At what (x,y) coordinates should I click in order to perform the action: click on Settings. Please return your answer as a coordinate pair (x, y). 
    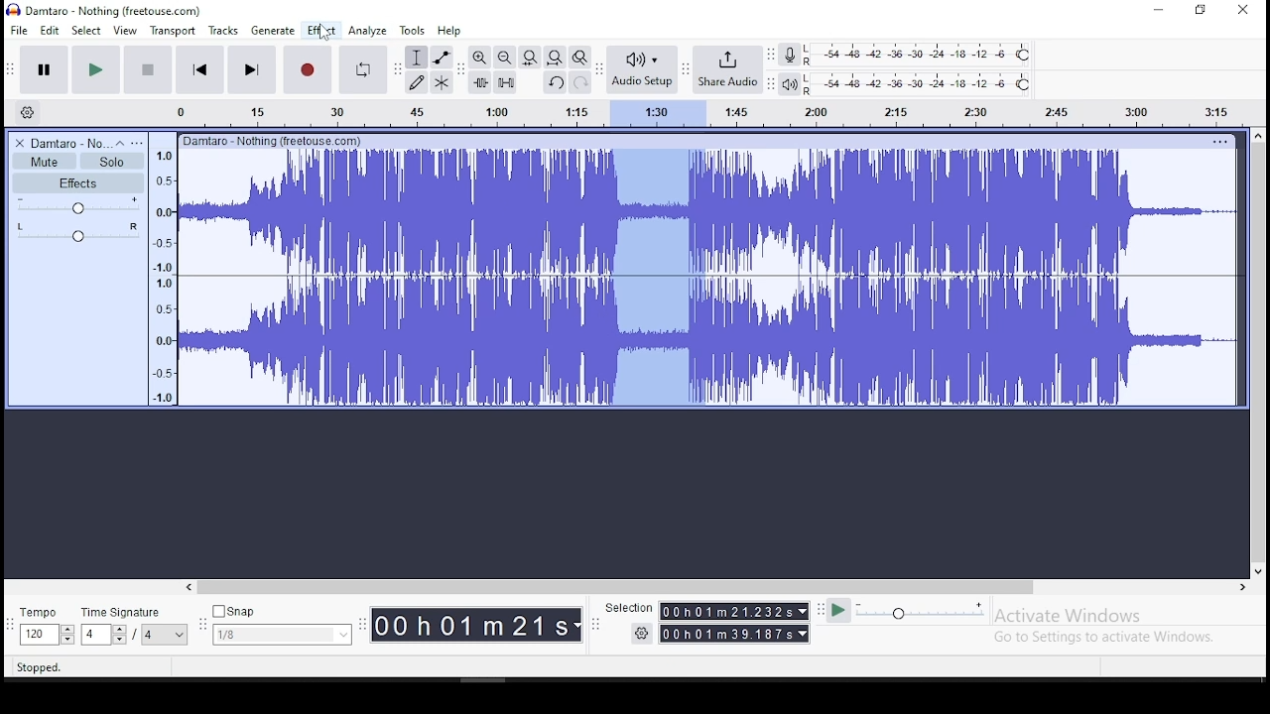
    Looking at the image, I should click on (643, 633).